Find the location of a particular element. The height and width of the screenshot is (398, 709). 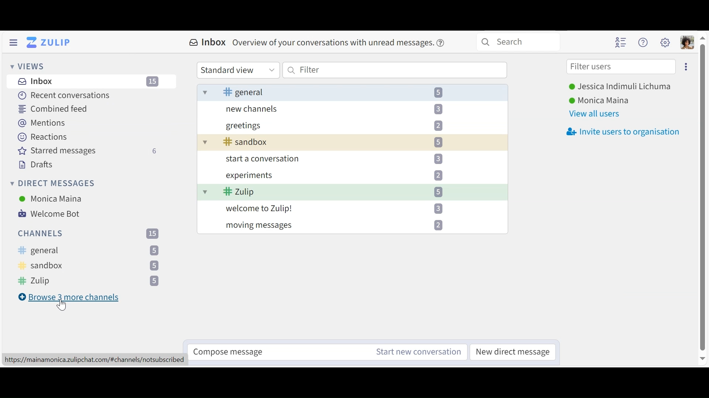

Filter users is located at coordinates (621, 67).